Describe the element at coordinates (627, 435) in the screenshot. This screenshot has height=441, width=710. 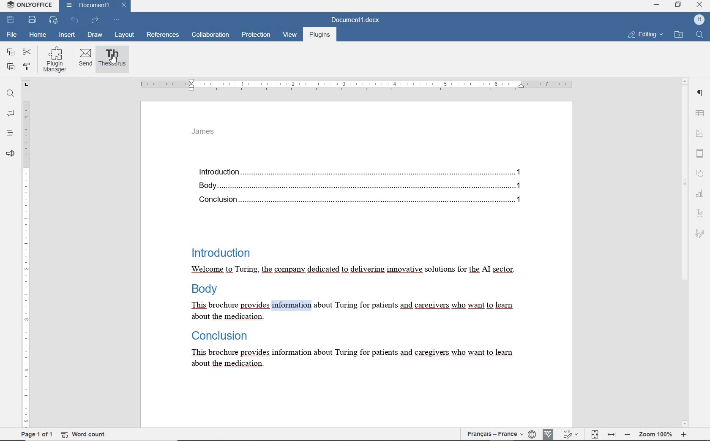
I see `zoom out` at that location.